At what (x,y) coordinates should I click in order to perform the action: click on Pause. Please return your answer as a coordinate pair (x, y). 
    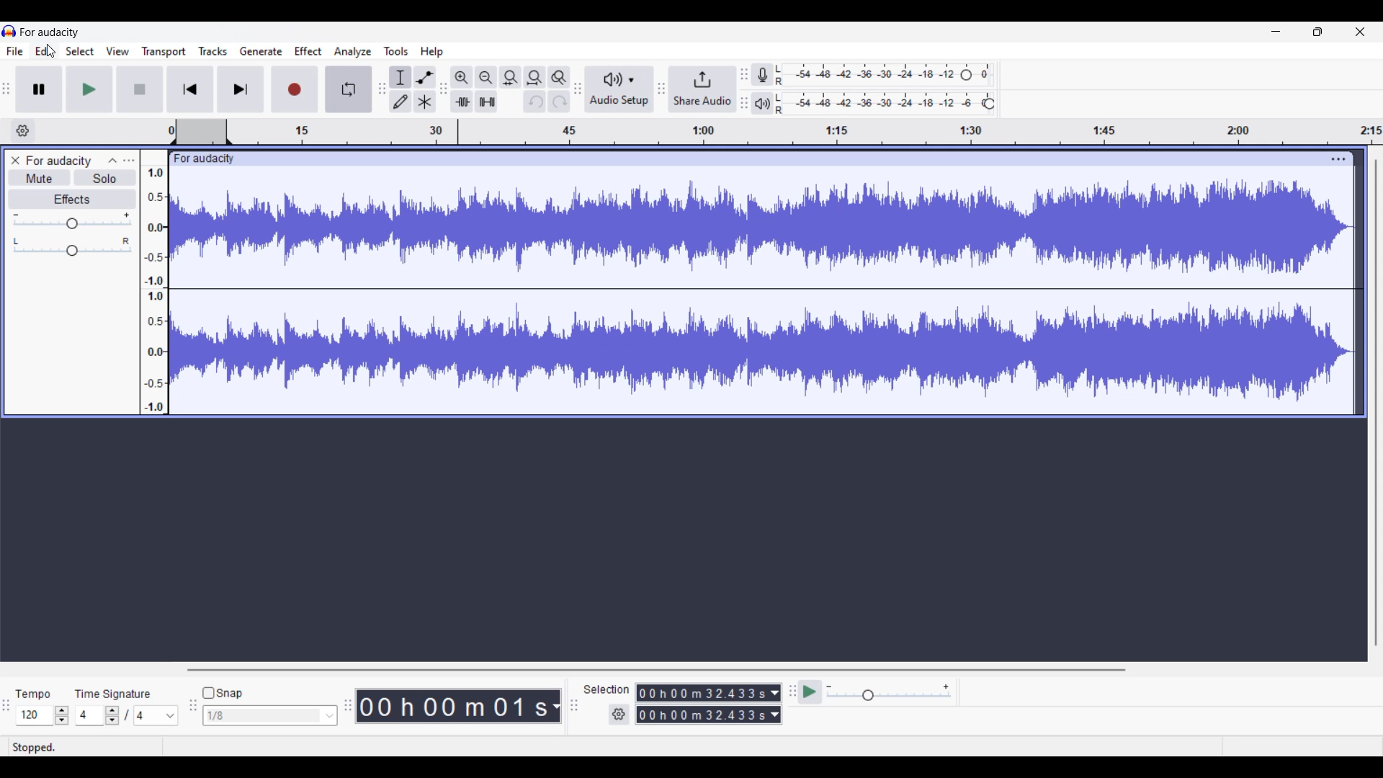
    Looking at the image, I should click on (40, 89).